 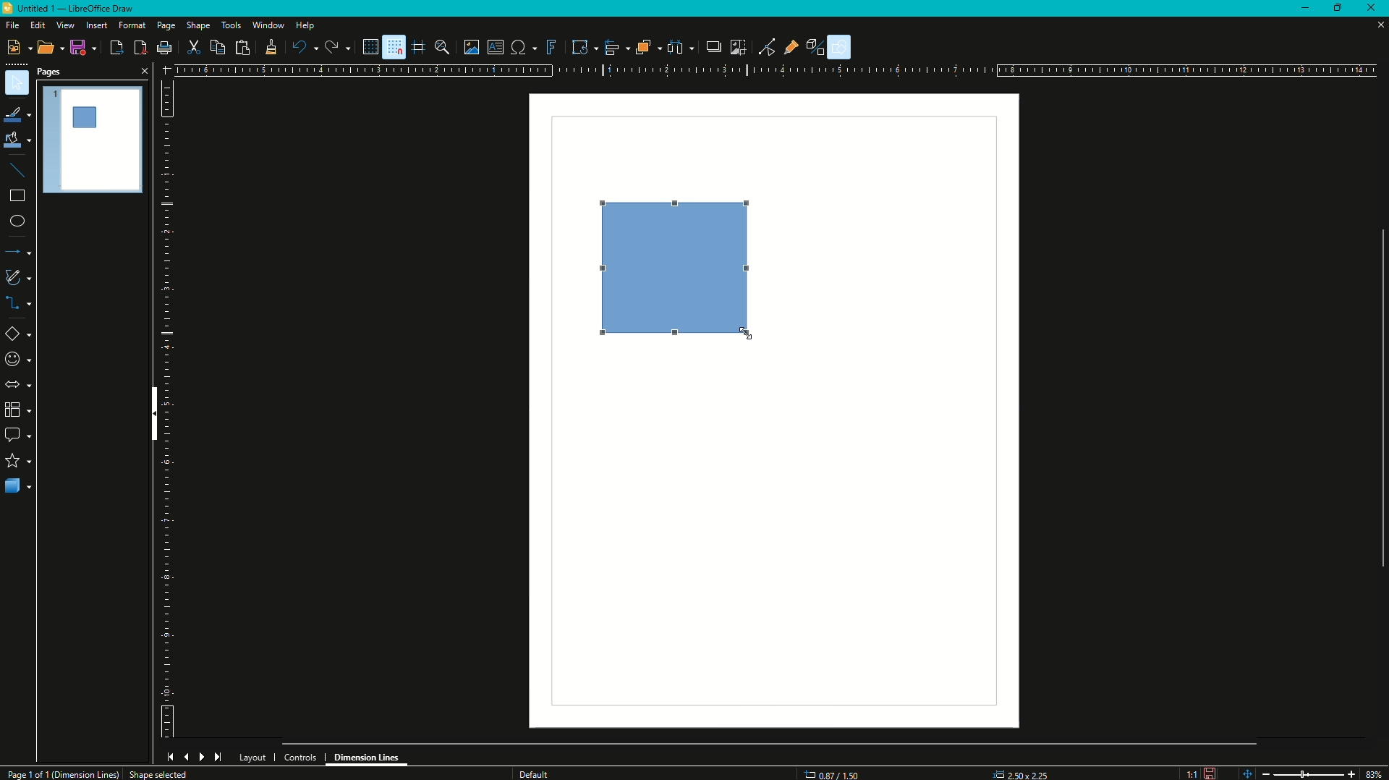 I want to click on Page Preview, so click(x=93, y=137).